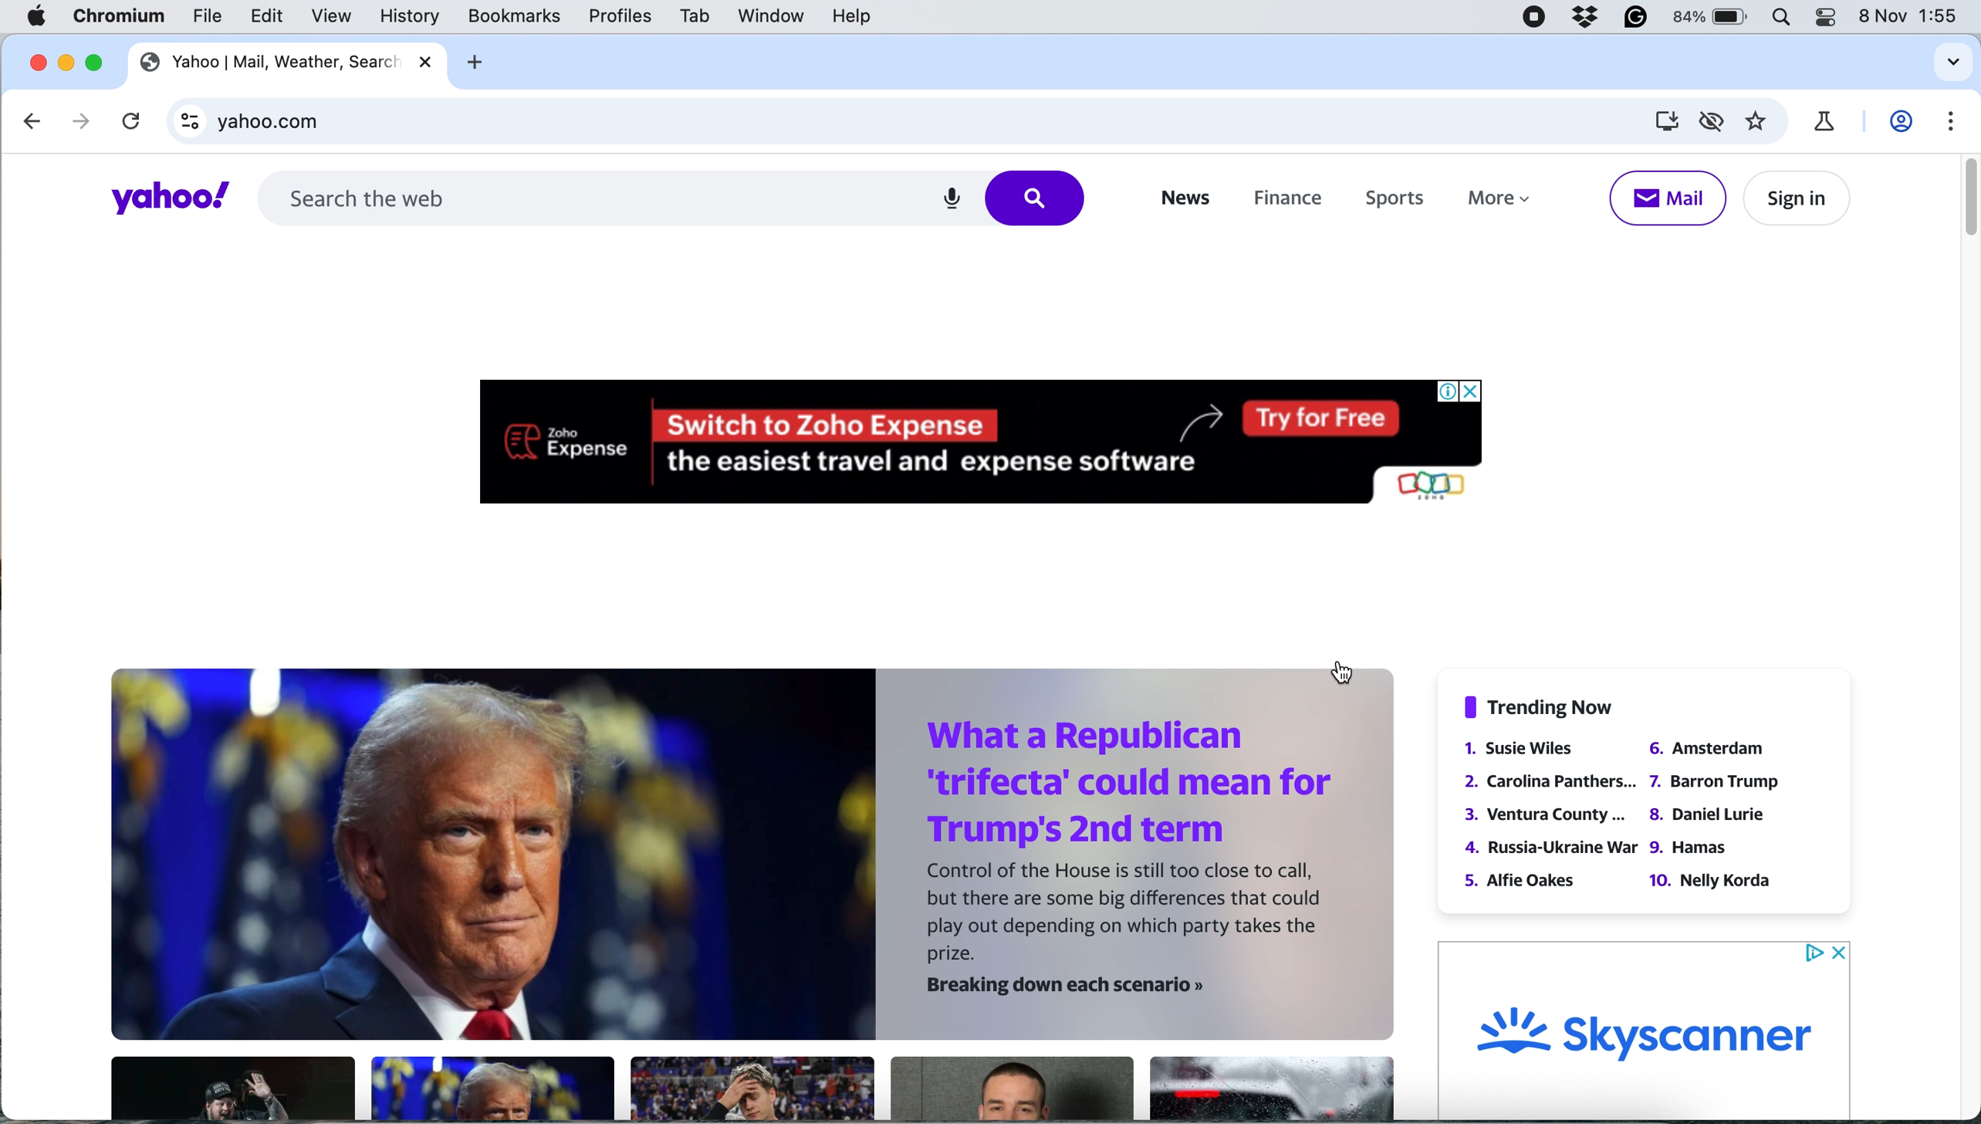 This screenshot has width=1981, height=1124. I want to click on more, so click(1498, 201).